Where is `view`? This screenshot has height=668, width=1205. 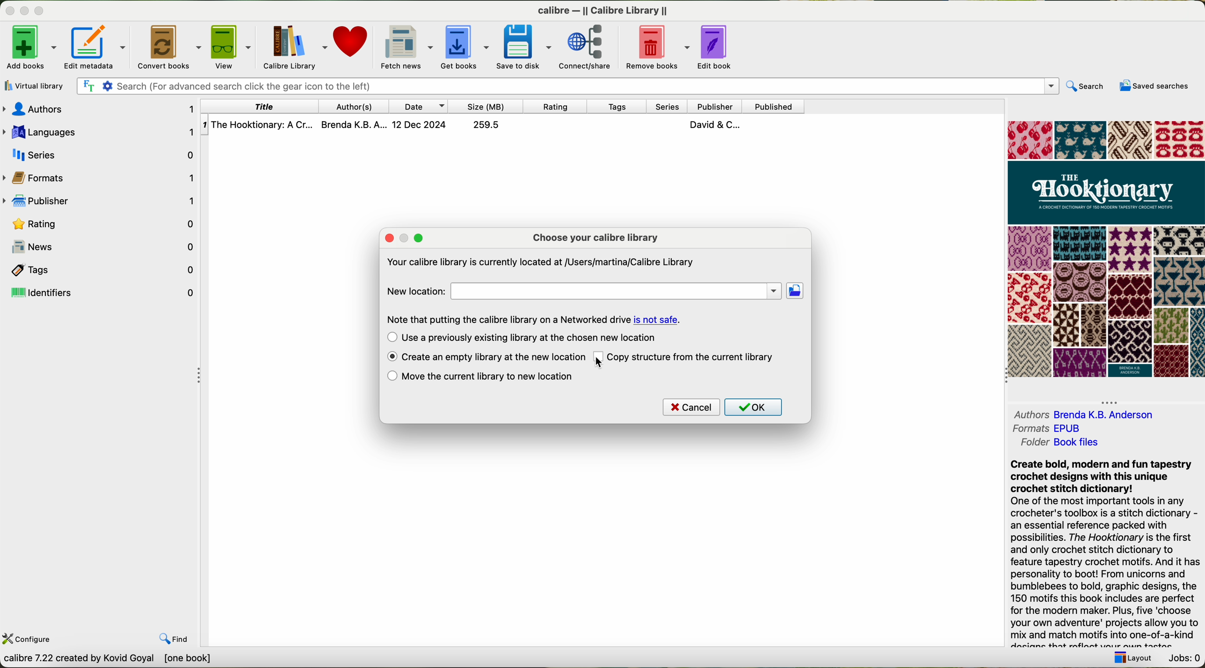
view is located at coordinates (230, 46).